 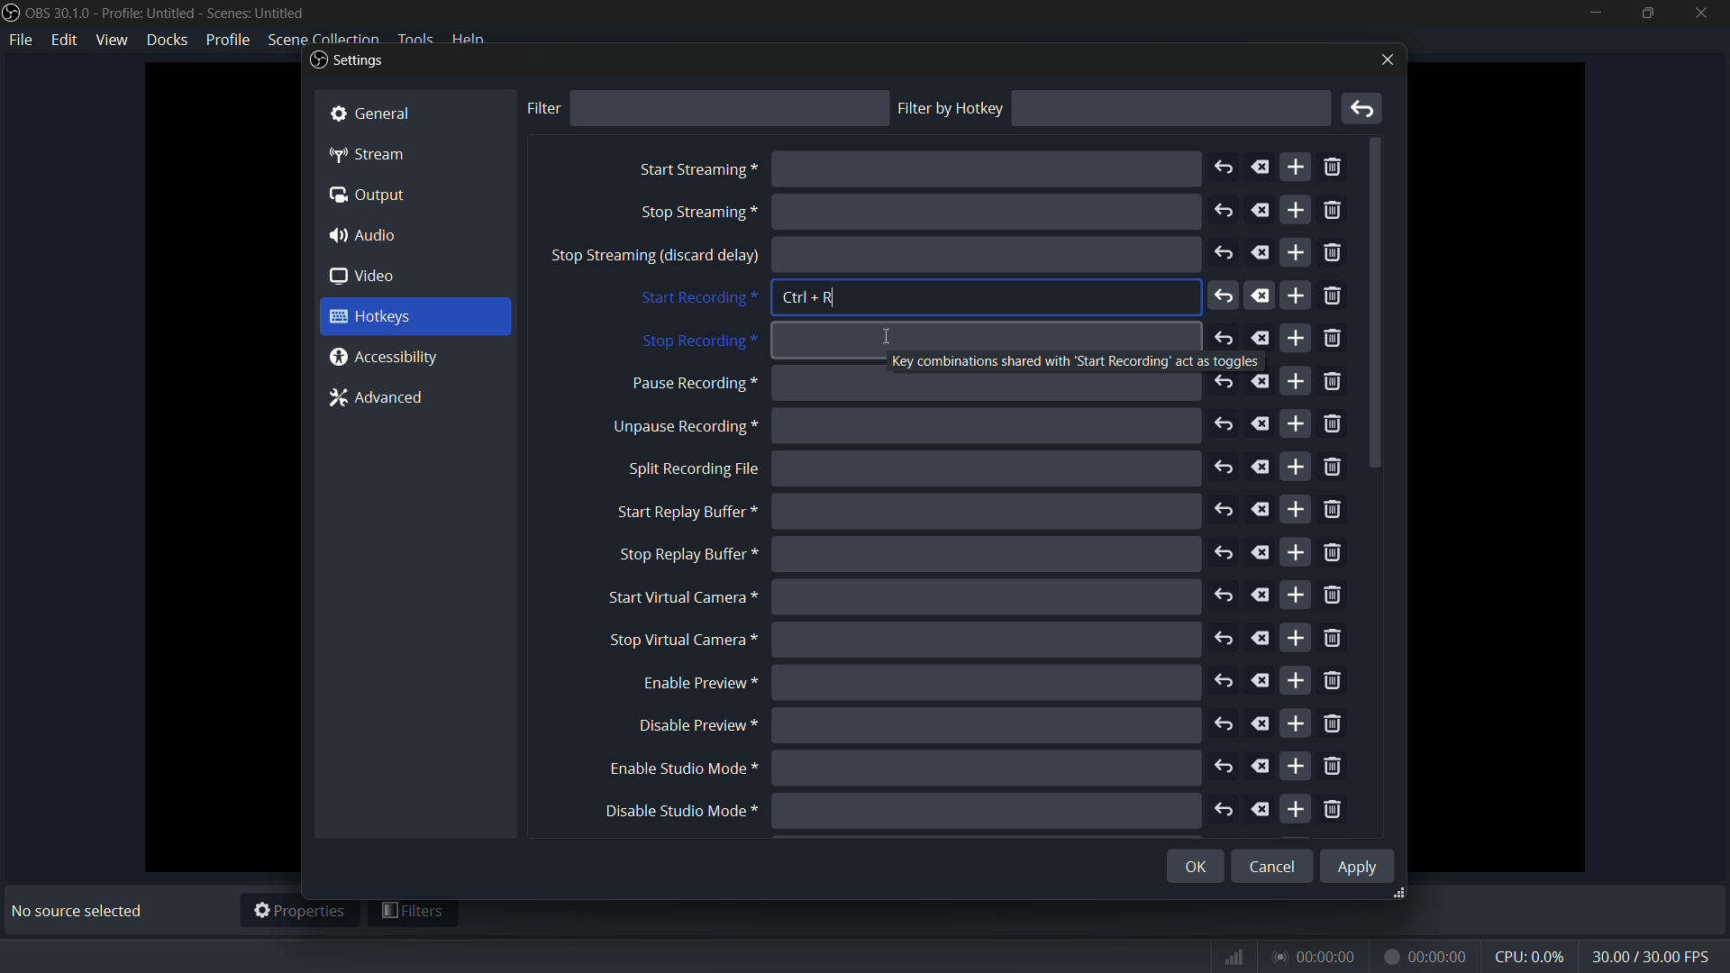 What do you see at coordinates (1225, 339) in the screenshot?
I see `undo` at bounding box center [1225, 339].